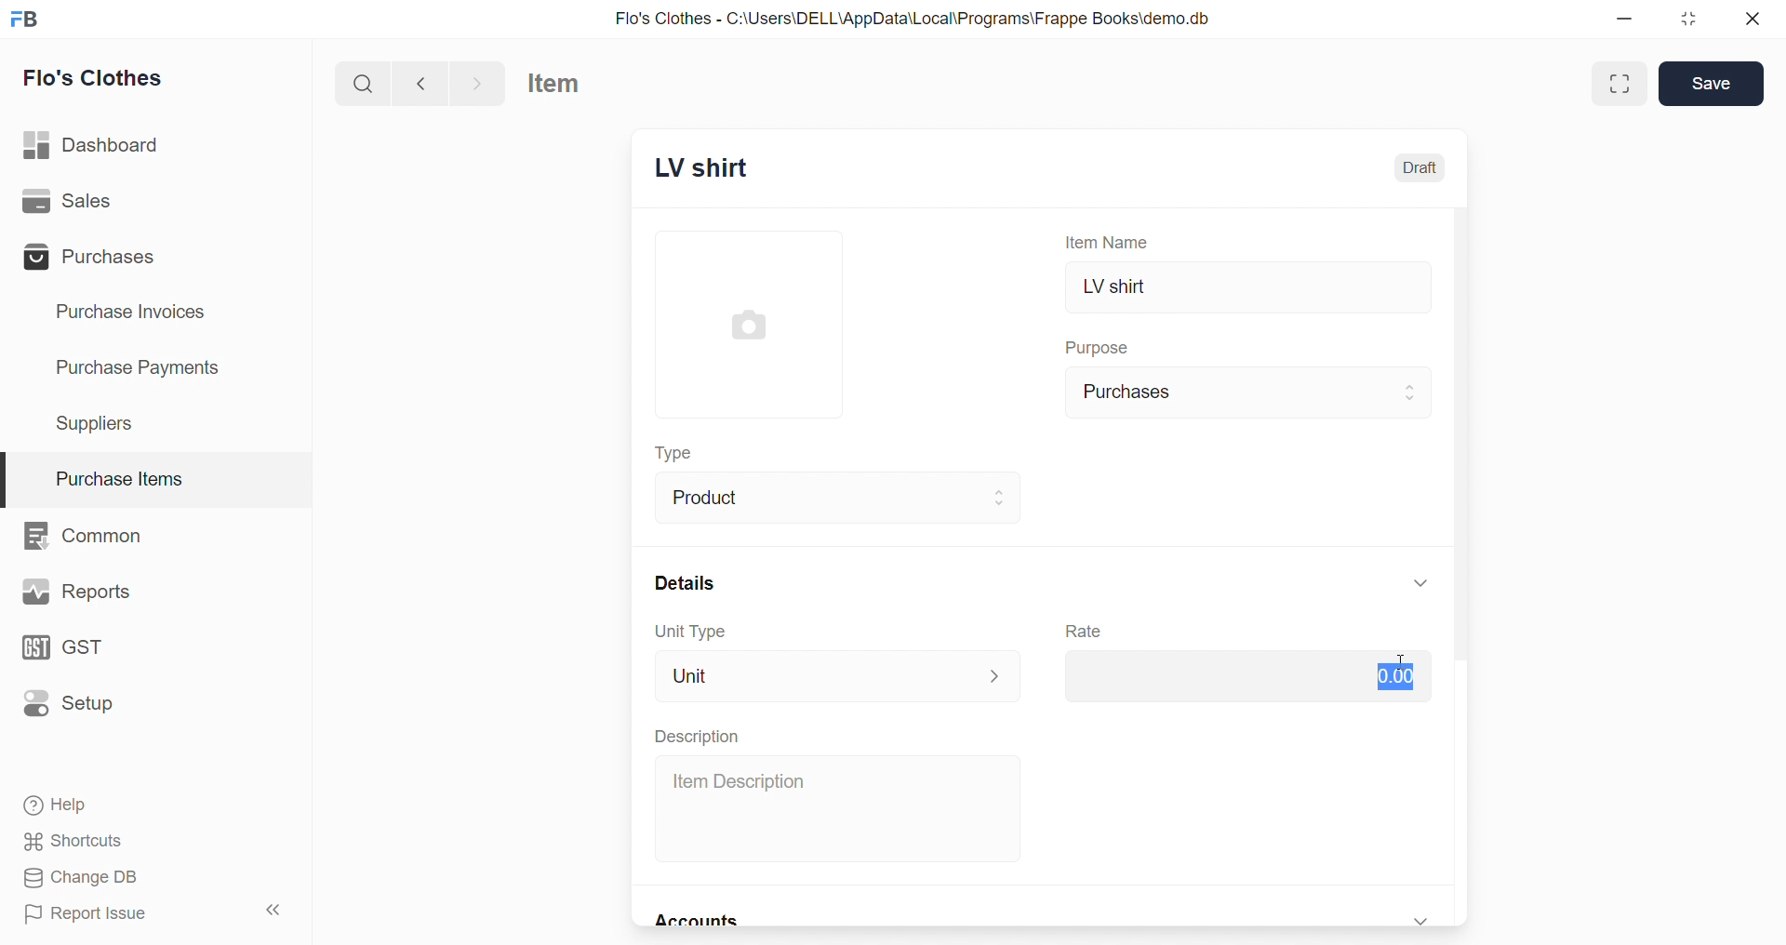  What do you see at coordinates (681, 582) in the screenshot?
I see `Details` at bounding box center [681, 582].